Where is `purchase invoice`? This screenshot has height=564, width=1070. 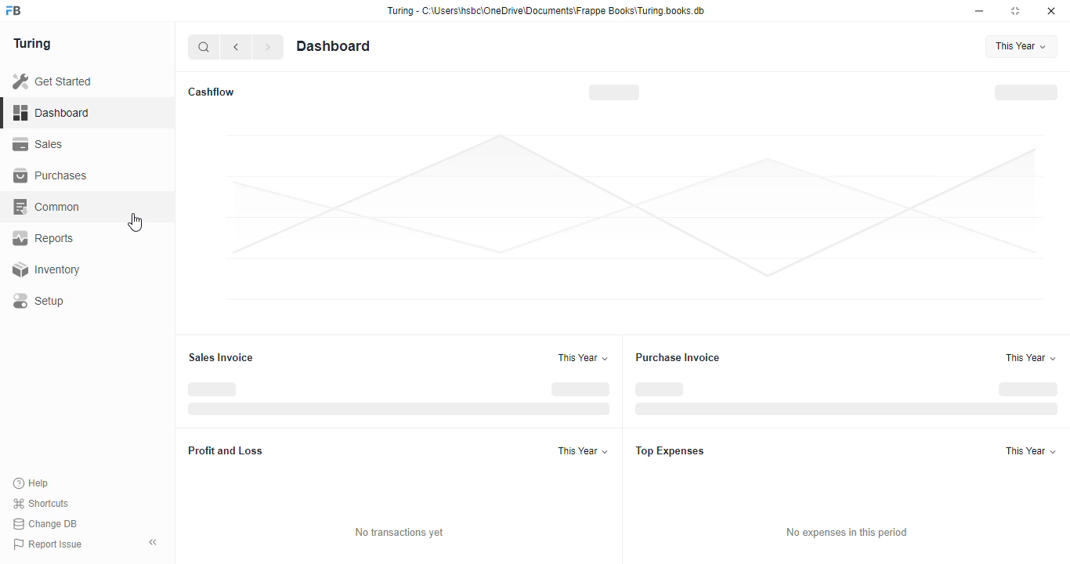
purchase invoice is located at coordinates (678, 357).